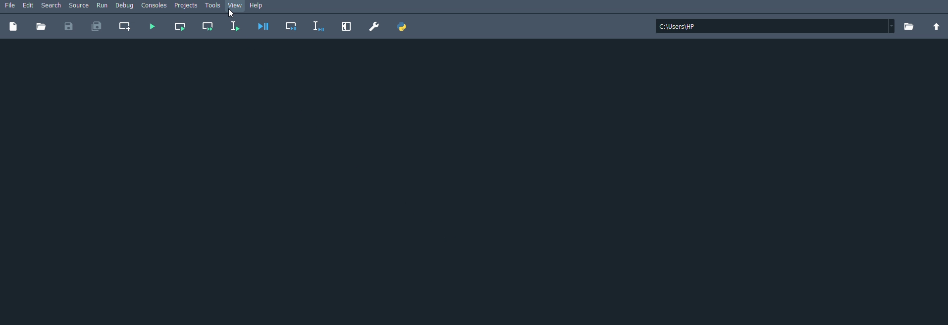 Image resolution: width=948 pixels, height=325 pixels. What do you see at coordinates (231, 13) in the screenshot?
I see `Cursor` at bounding box center [231, 13].